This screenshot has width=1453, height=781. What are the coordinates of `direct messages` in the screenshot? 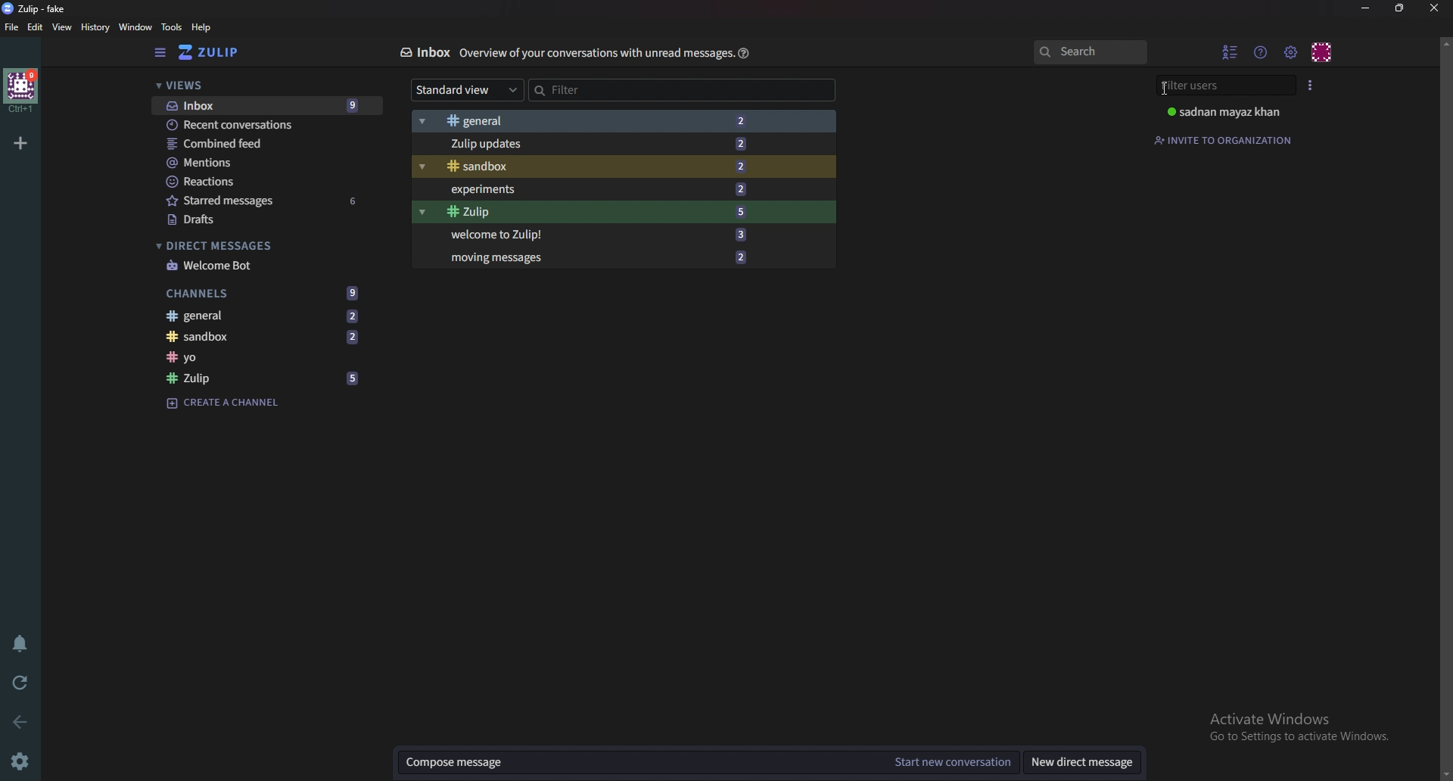 It's located at (260, 245).